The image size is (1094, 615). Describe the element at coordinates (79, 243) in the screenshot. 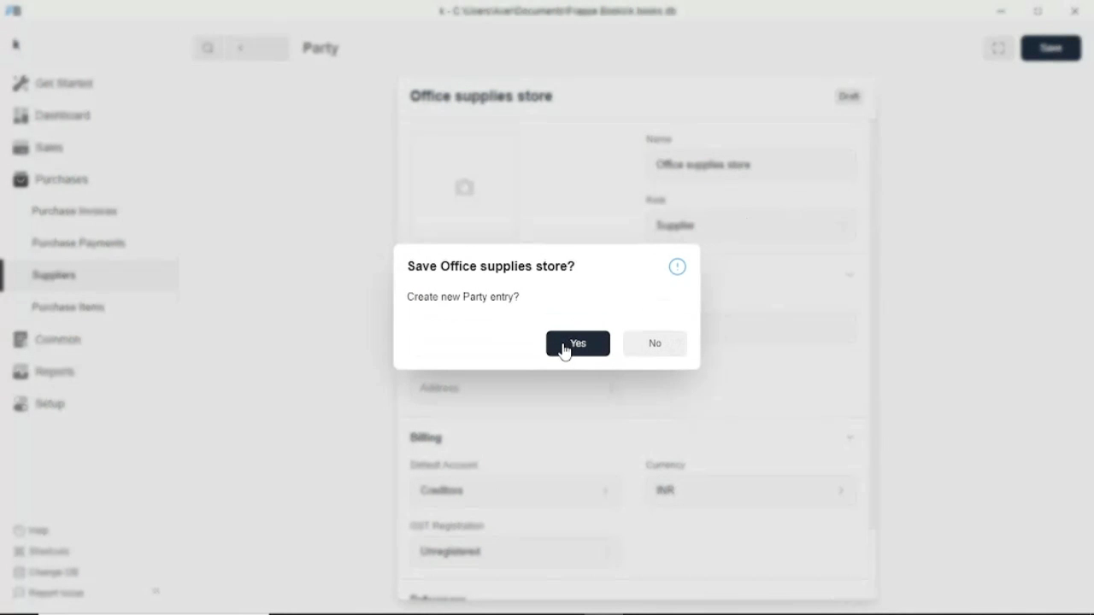

I see `Purchase payments` at that location.